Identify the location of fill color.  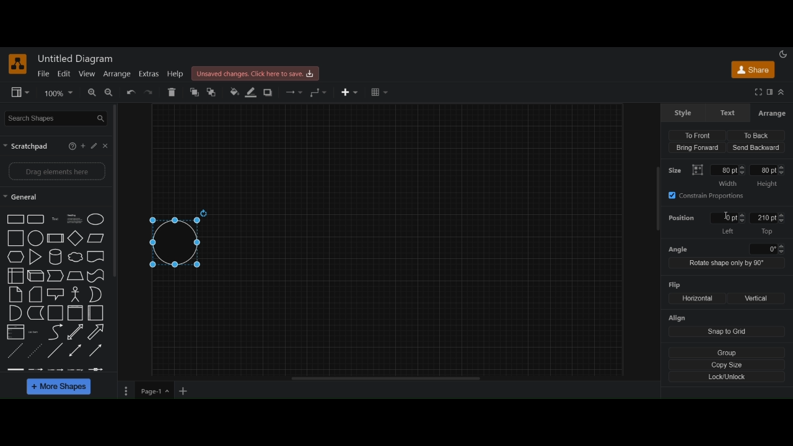
(234, 92).